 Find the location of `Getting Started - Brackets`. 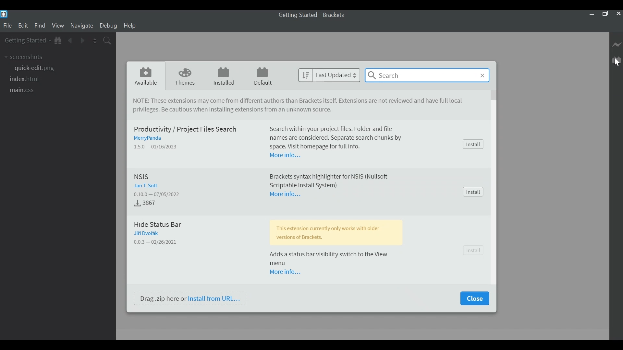

Getting Started - Brackets is located at coordinates (310, 15).